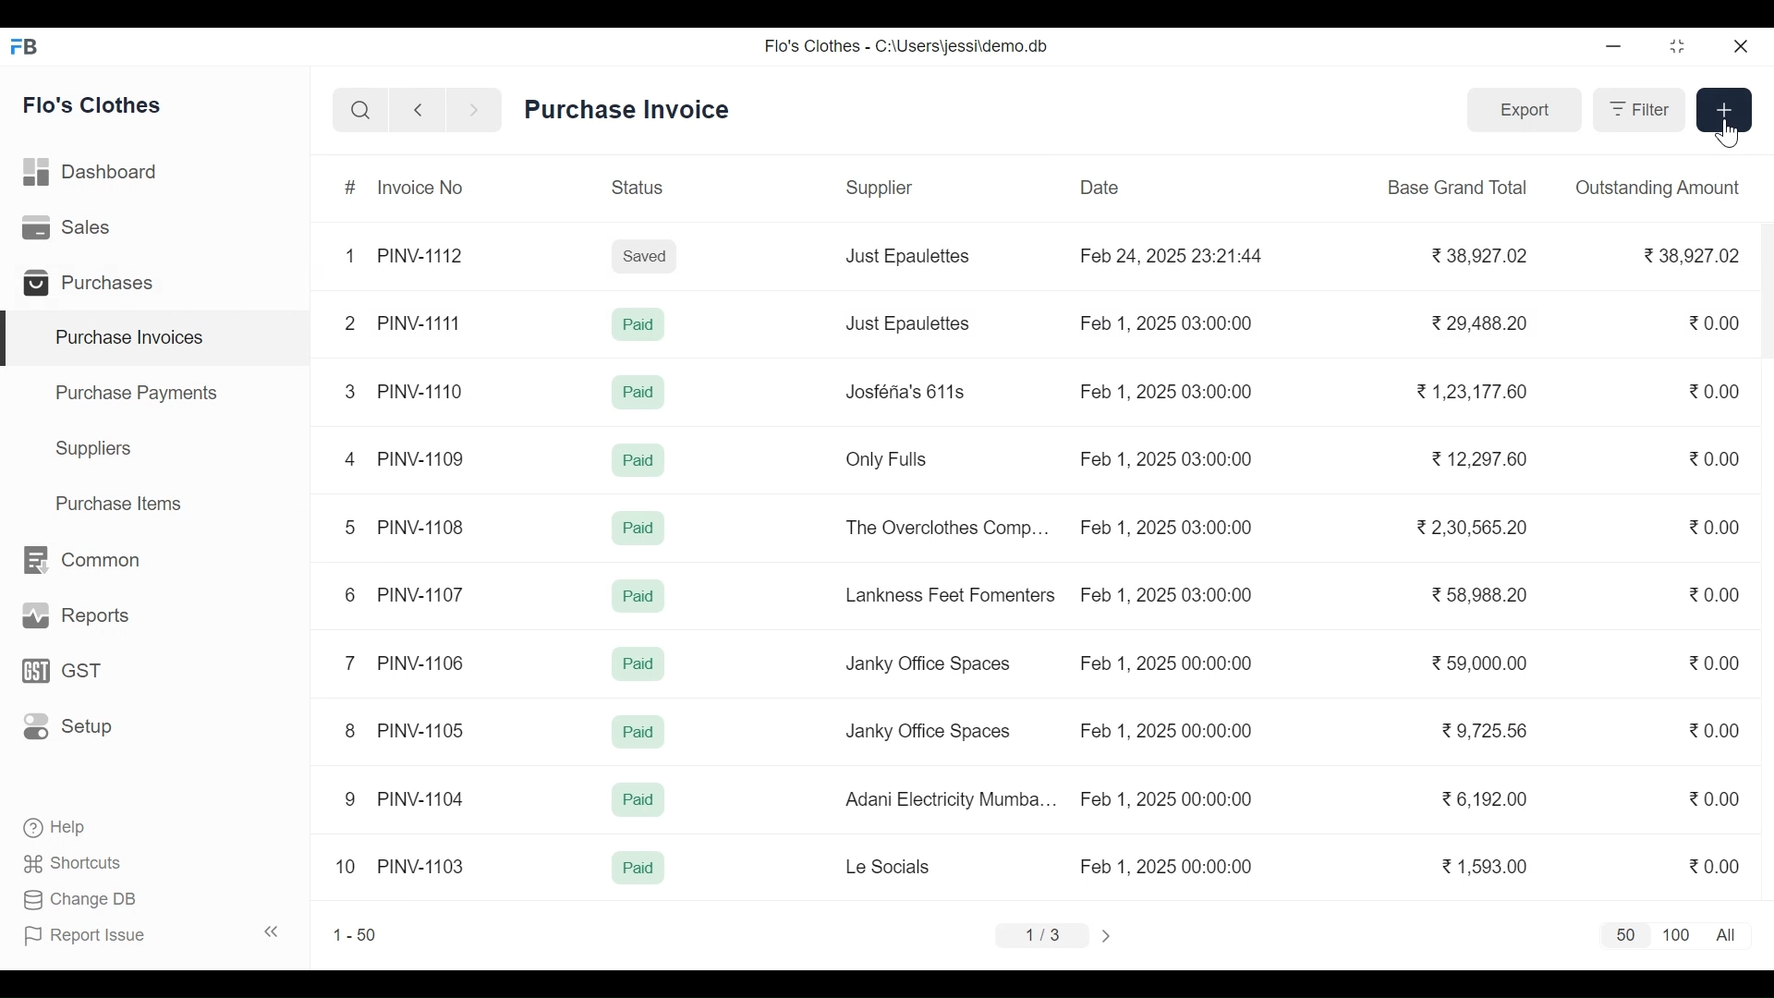 The width and height of the screenshot is (1774, 998). What do you see at coordinates (63, 727) in the screenshot?
I see `Setup` at bounding box center [63, 727].